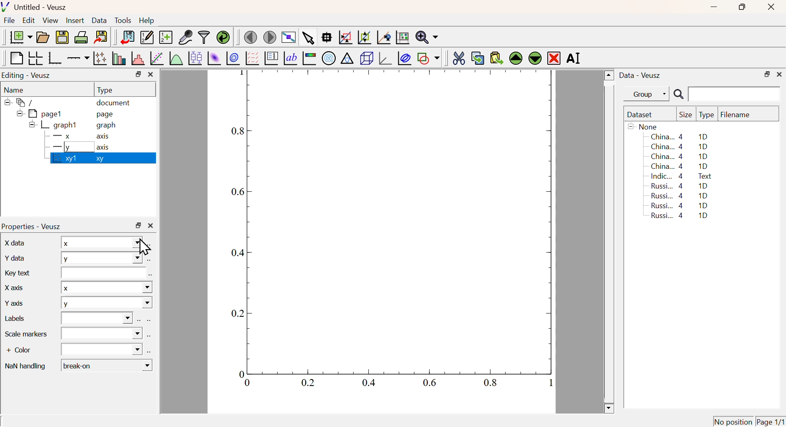 This screenshot has width=786, height=427. I want to click on Draw rectangle to zoom graph axis, so click(345, 37).